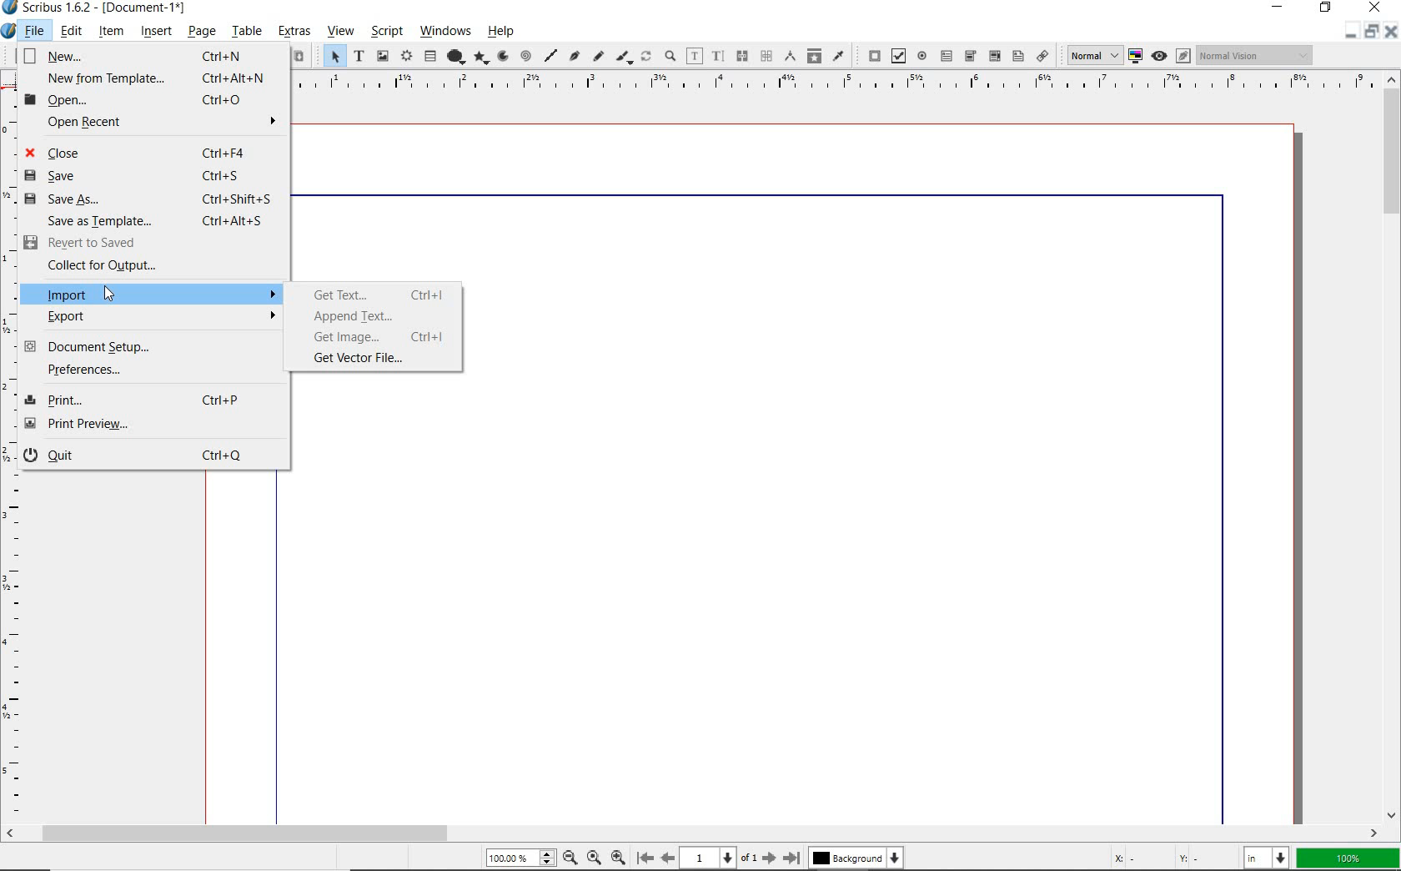  What do you see at coordinates (444, 30) in the screenshot?
I see `windows` at bounding box center [444, 30].